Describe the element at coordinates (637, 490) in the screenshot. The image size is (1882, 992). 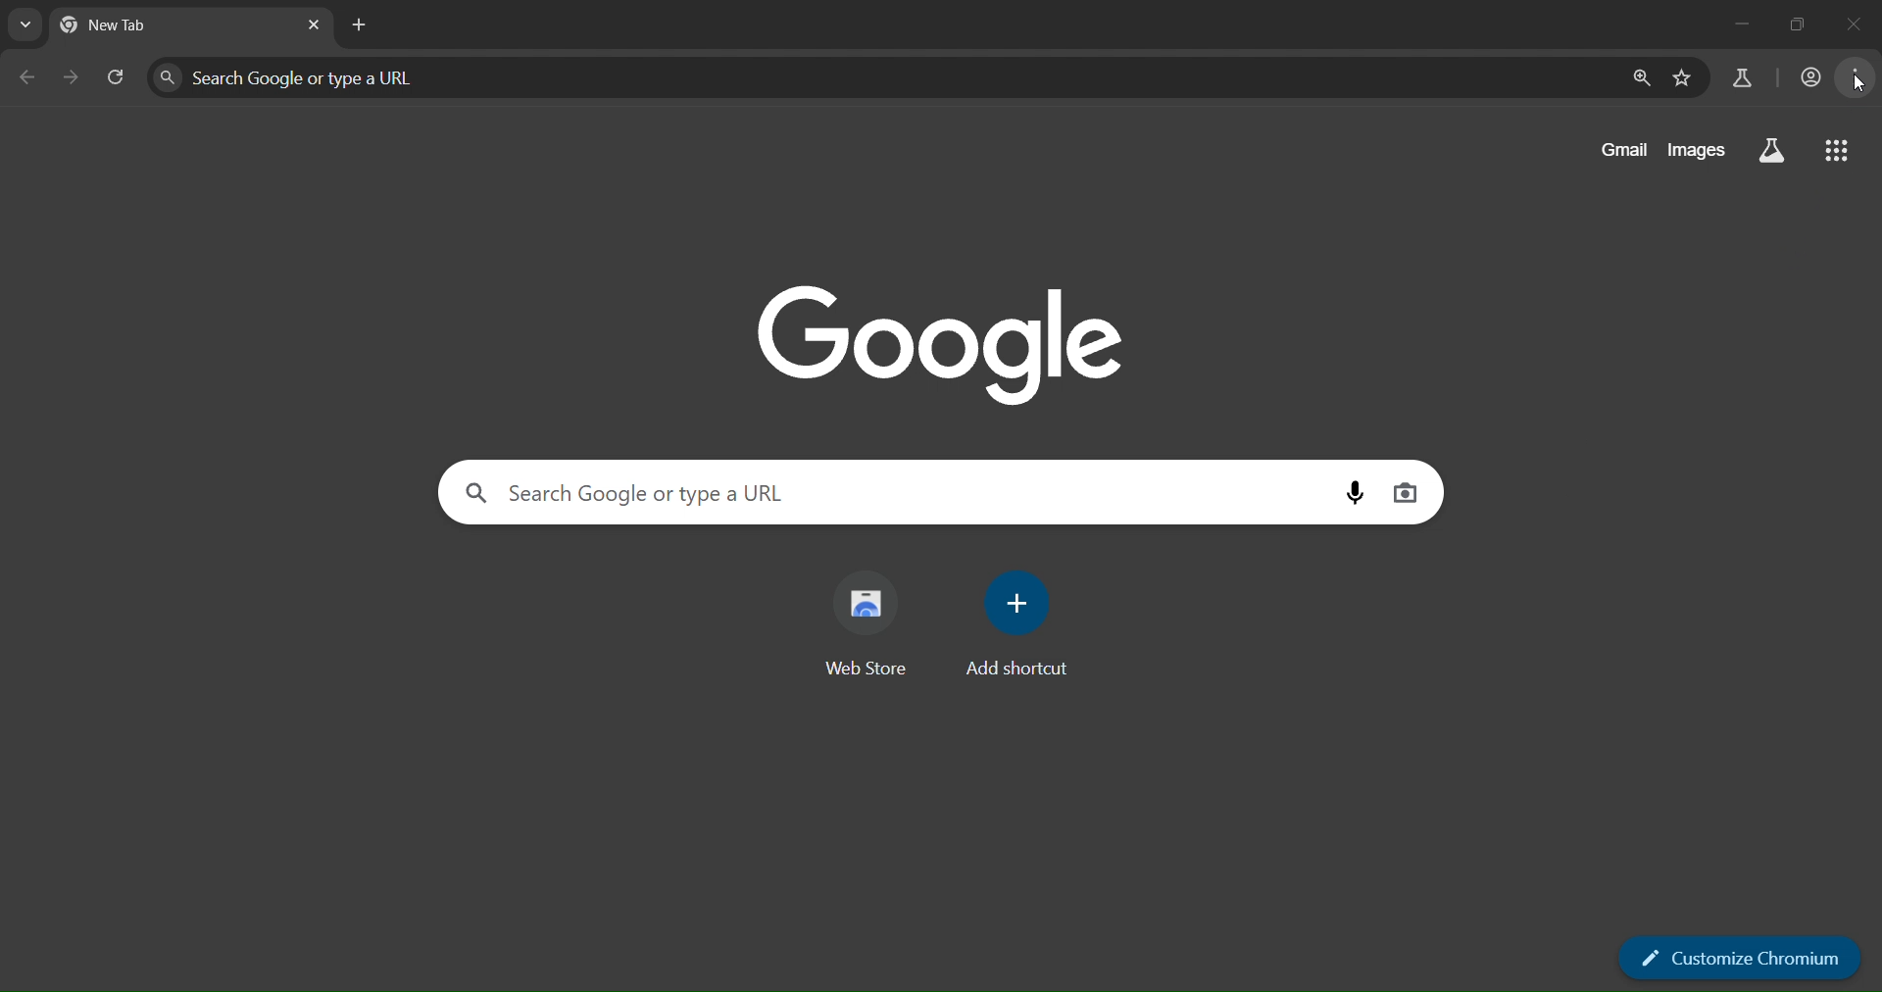
I see `Search Google or type a URL` at that location.